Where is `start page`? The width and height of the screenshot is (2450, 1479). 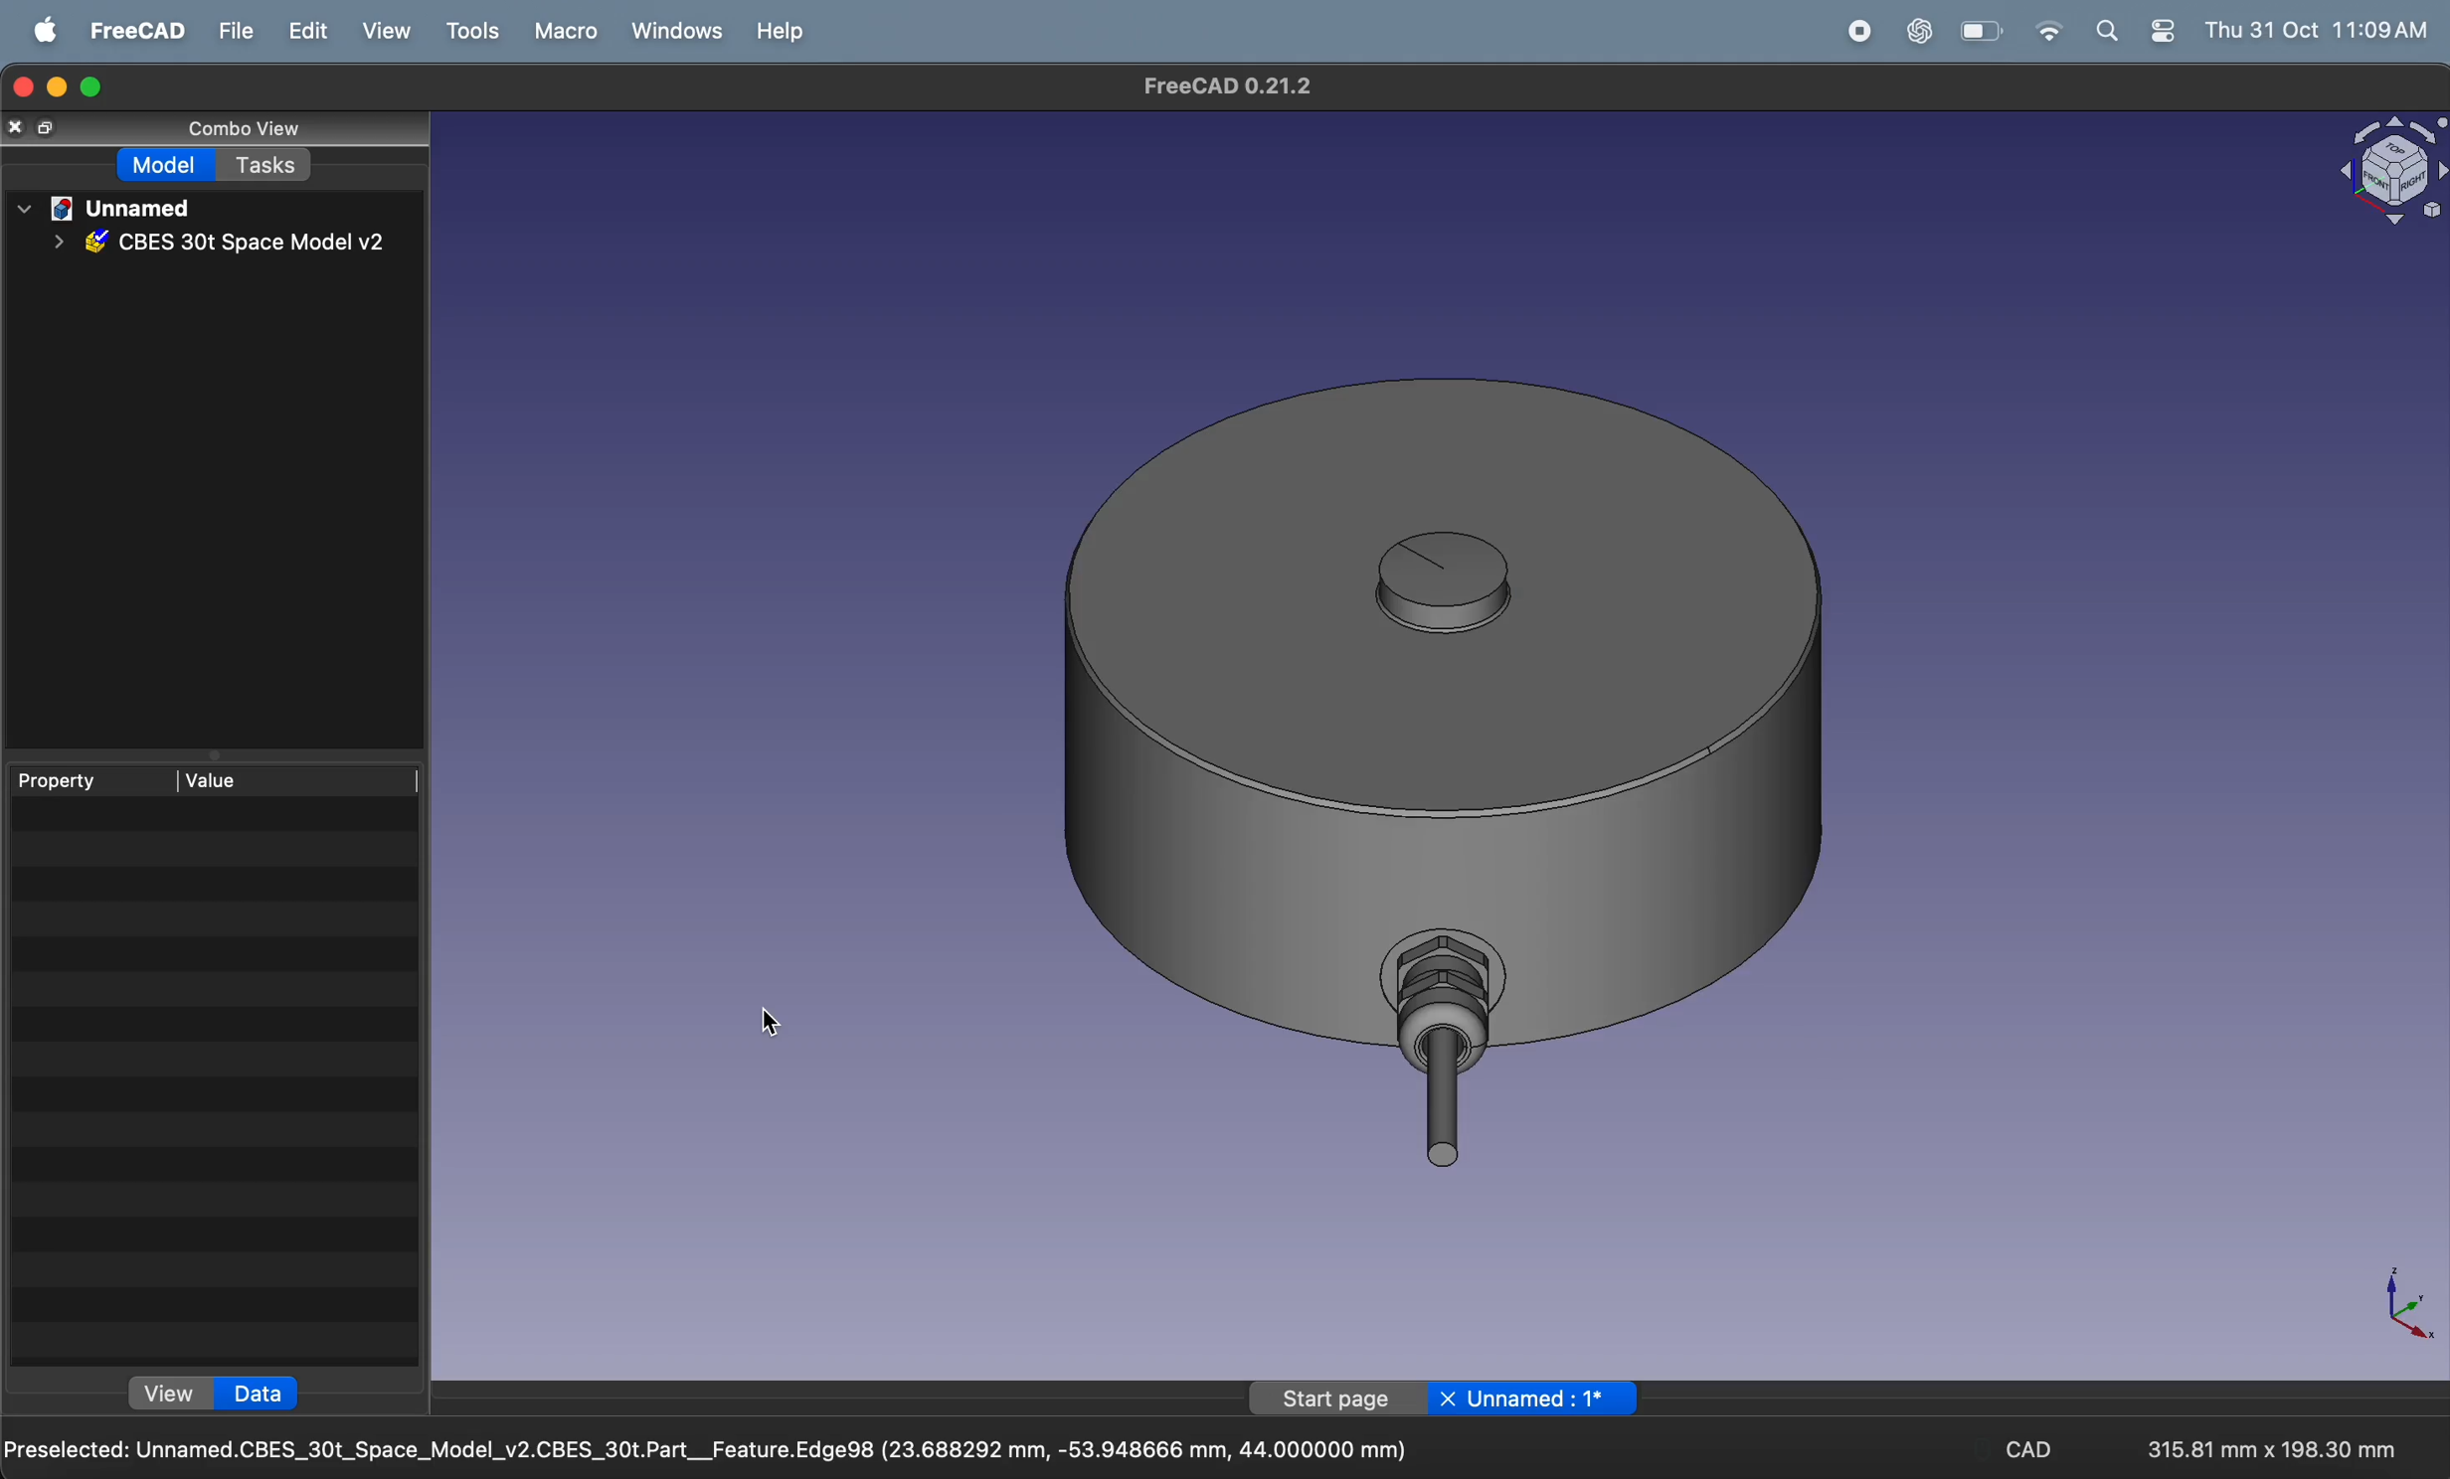 start page is located at coordinates (1340, 1400).